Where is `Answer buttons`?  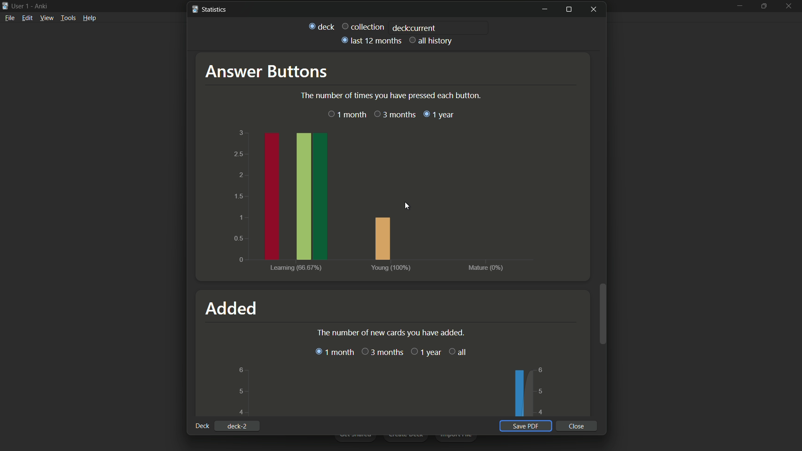 Answer buttons is located at coordinates (265, 71).